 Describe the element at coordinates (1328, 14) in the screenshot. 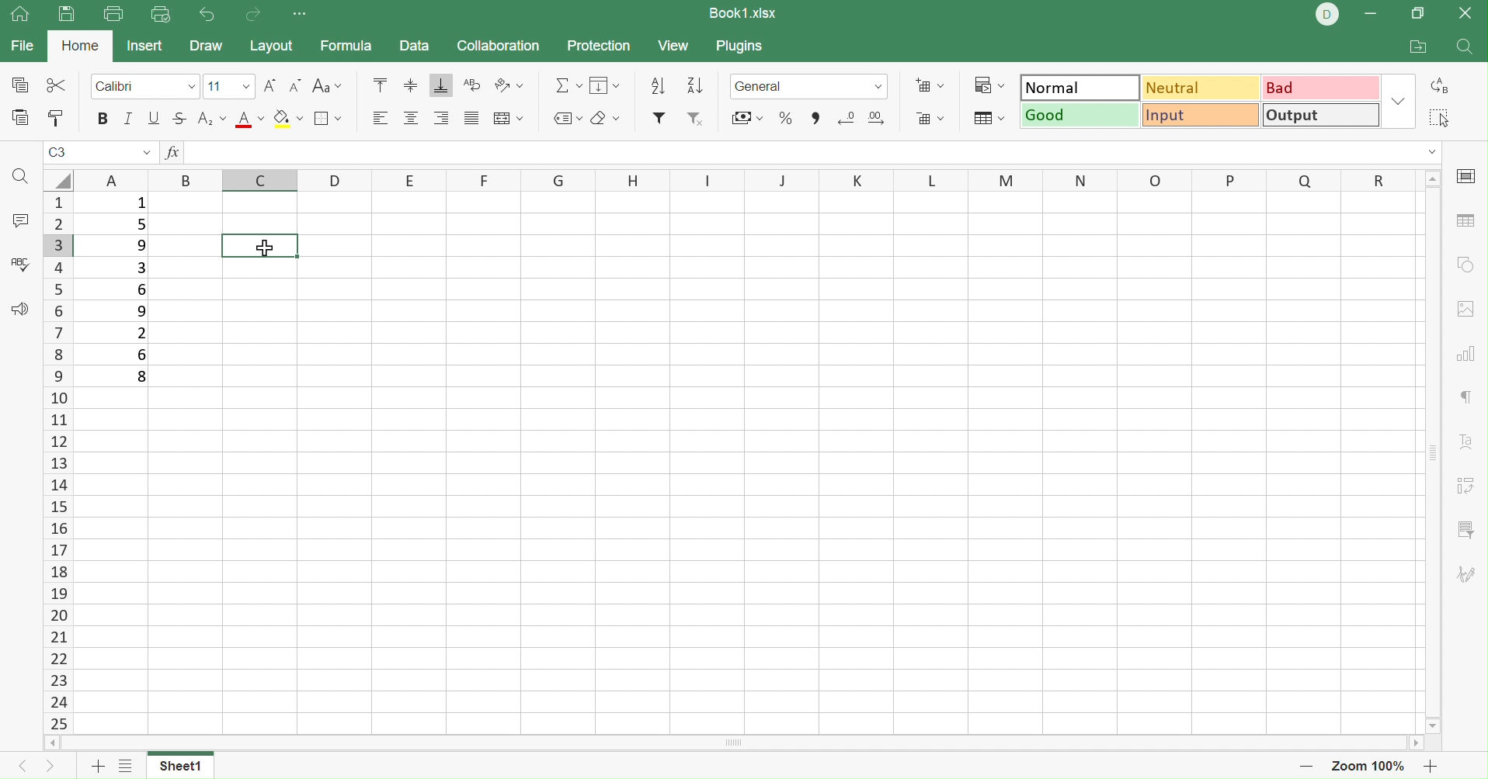

I see `DELL` at that location.